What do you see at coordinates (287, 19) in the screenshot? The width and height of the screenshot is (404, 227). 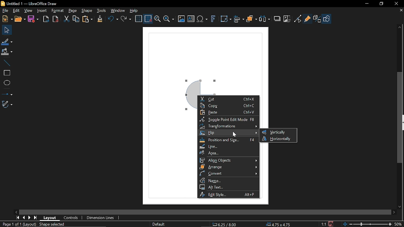 I see `Crop` at bounding box center [287, 19].